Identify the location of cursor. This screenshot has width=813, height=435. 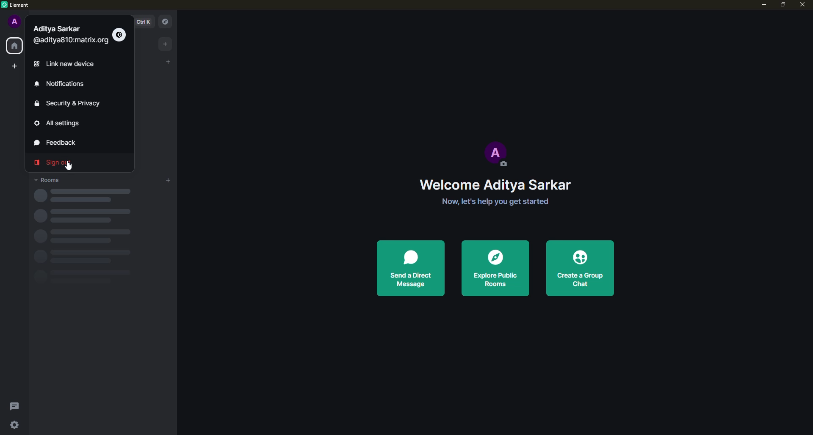
(72, 166).